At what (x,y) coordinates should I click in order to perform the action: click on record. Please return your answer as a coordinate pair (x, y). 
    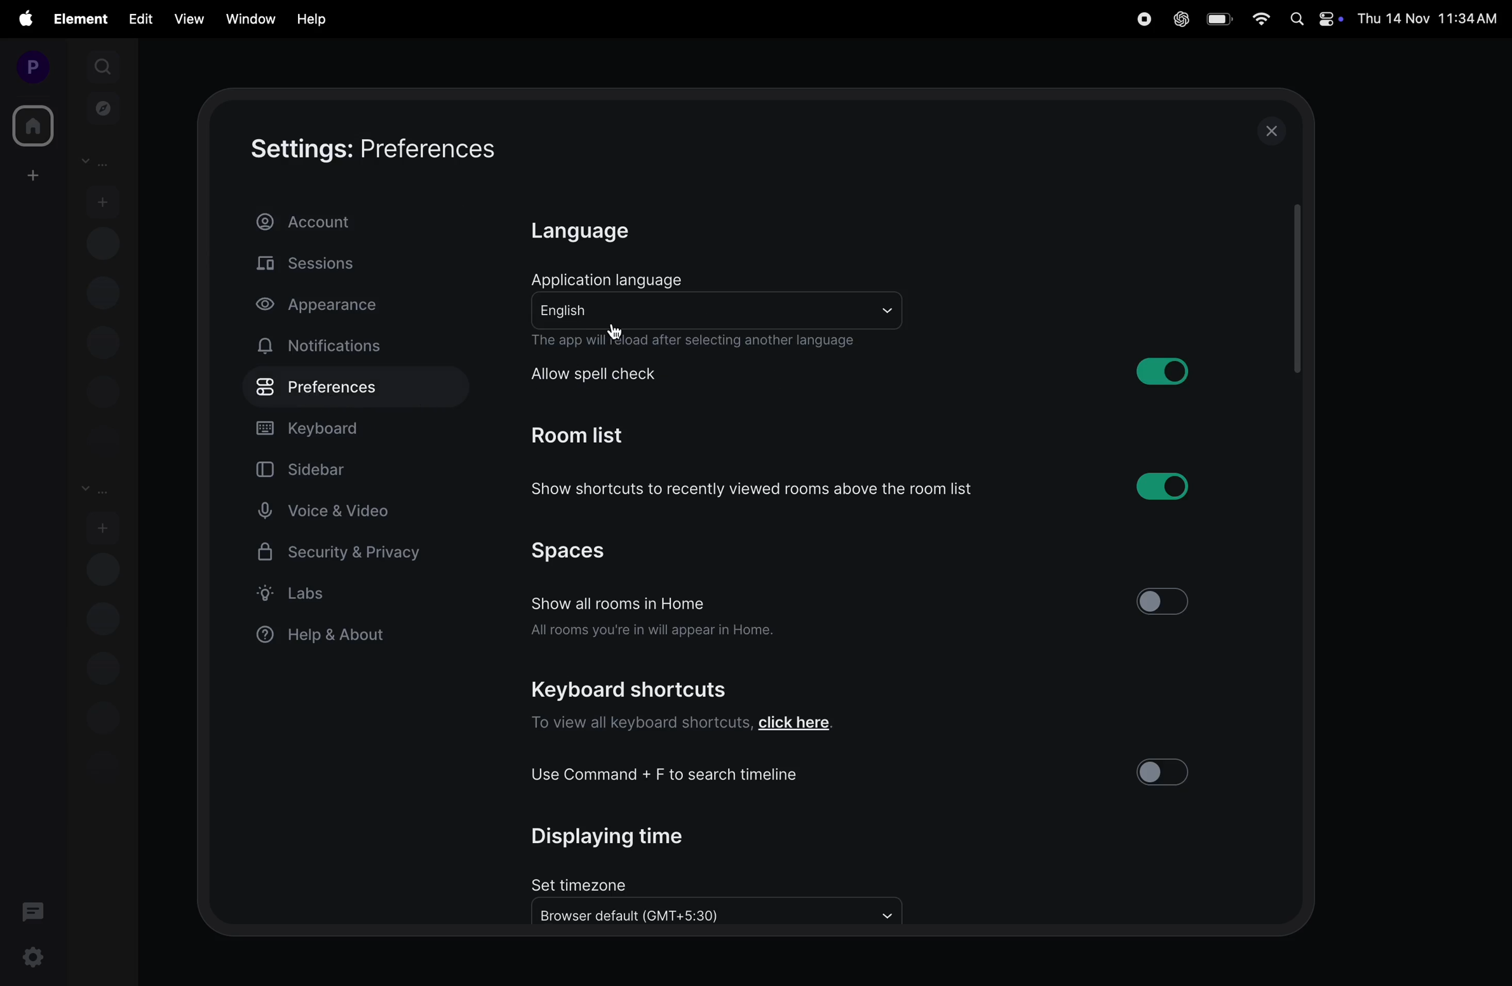
    Looking at the image, I should click on (1145, 18).